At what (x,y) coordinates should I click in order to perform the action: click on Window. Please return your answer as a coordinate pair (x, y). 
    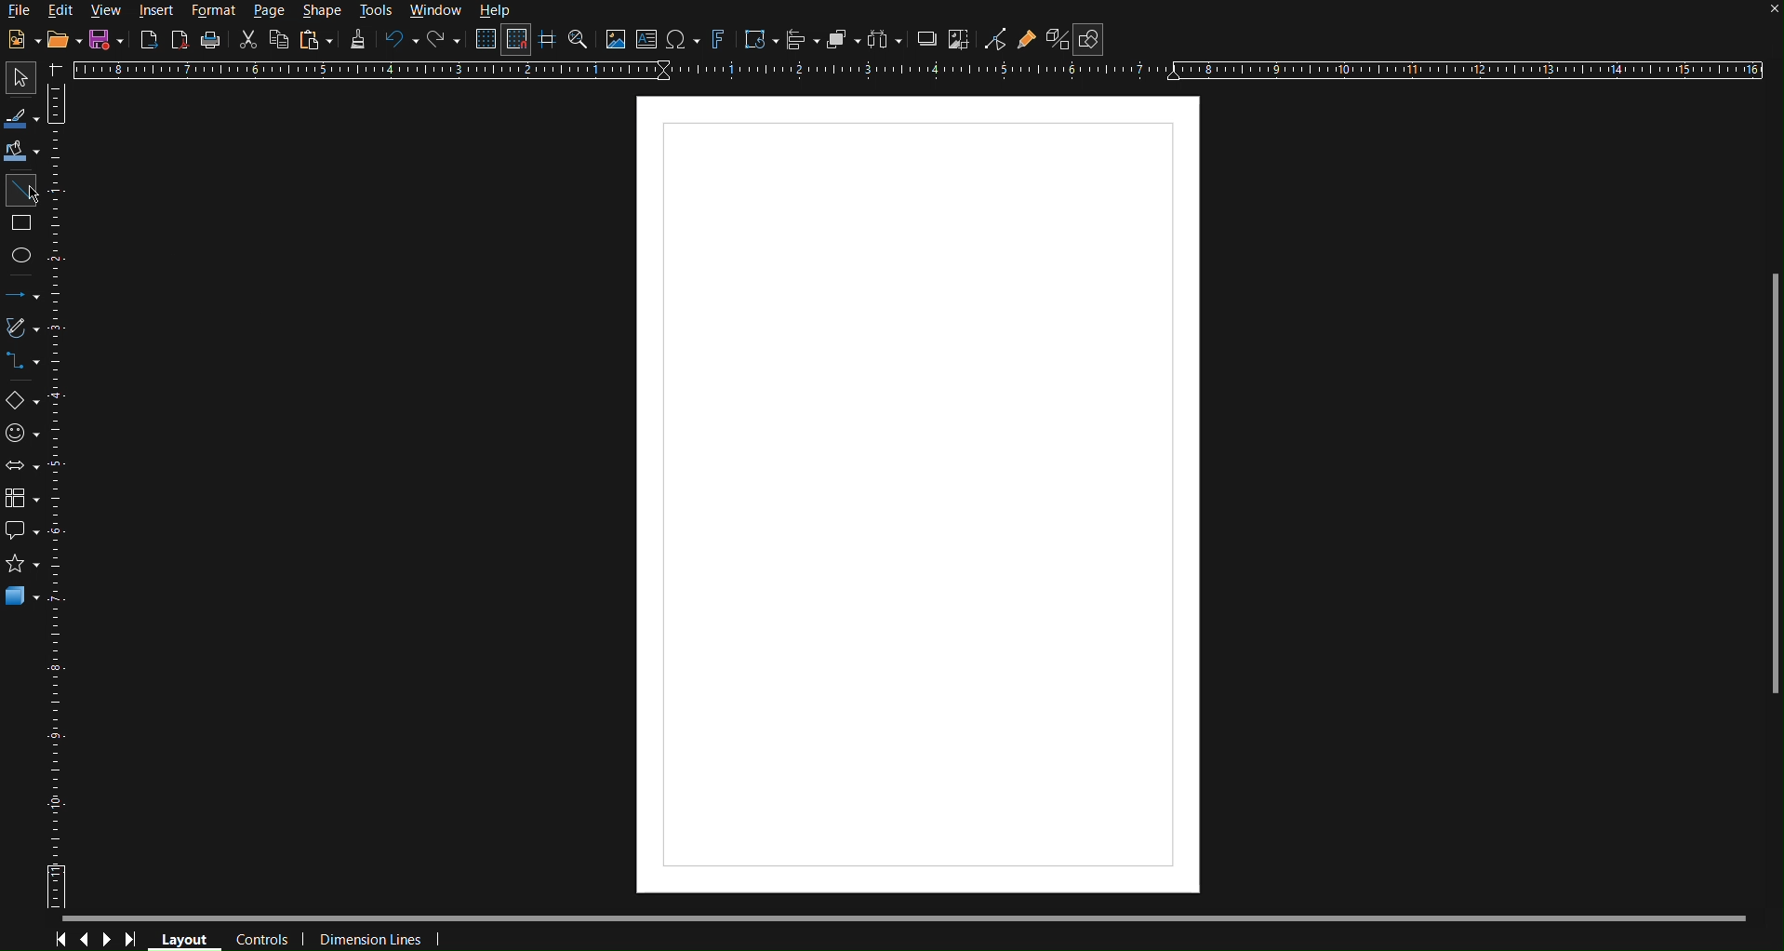
    Looking at the image, I should click on (434, 11).